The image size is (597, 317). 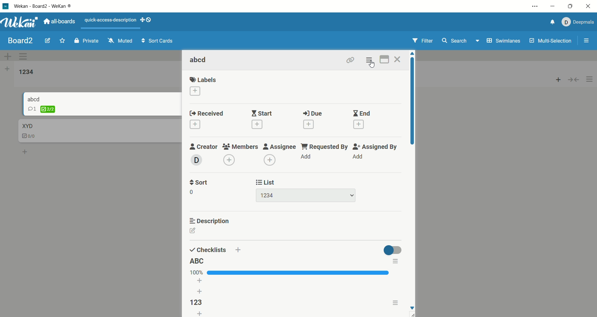 What do you see at coordinates (49, 110) in the screenshot?
I see `checklist` at bounding box center [49, 110].